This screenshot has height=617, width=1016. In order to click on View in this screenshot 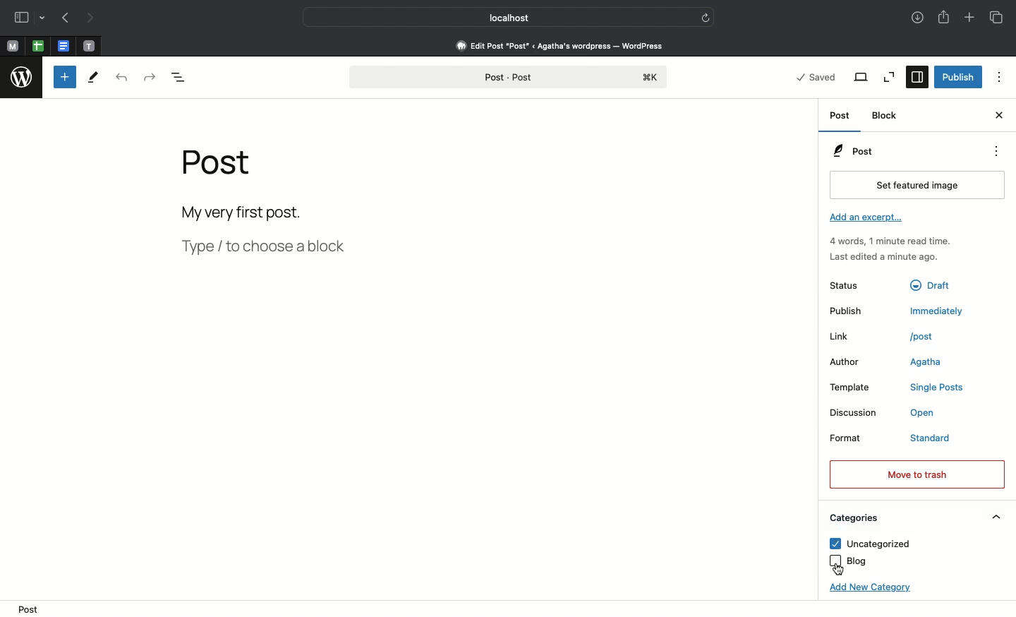, I will do `click(861, 77)`.